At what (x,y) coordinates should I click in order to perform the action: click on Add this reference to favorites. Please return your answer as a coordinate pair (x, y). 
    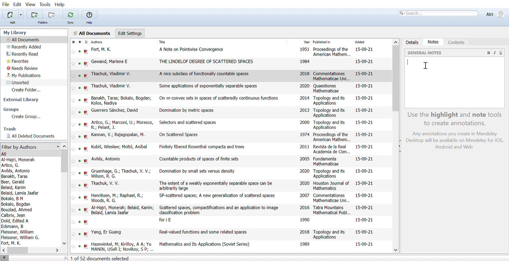
    Looking at the image, I should click on (73, 174).